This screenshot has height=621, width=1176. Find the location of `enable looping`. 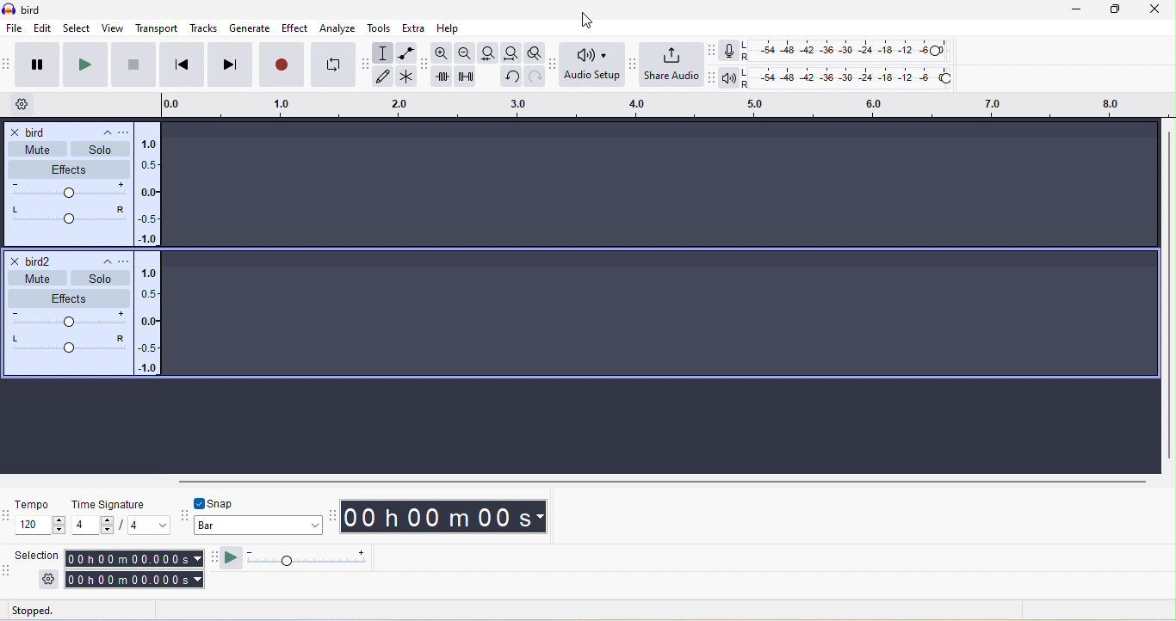

enable looping is located at coordinates (331, 65).